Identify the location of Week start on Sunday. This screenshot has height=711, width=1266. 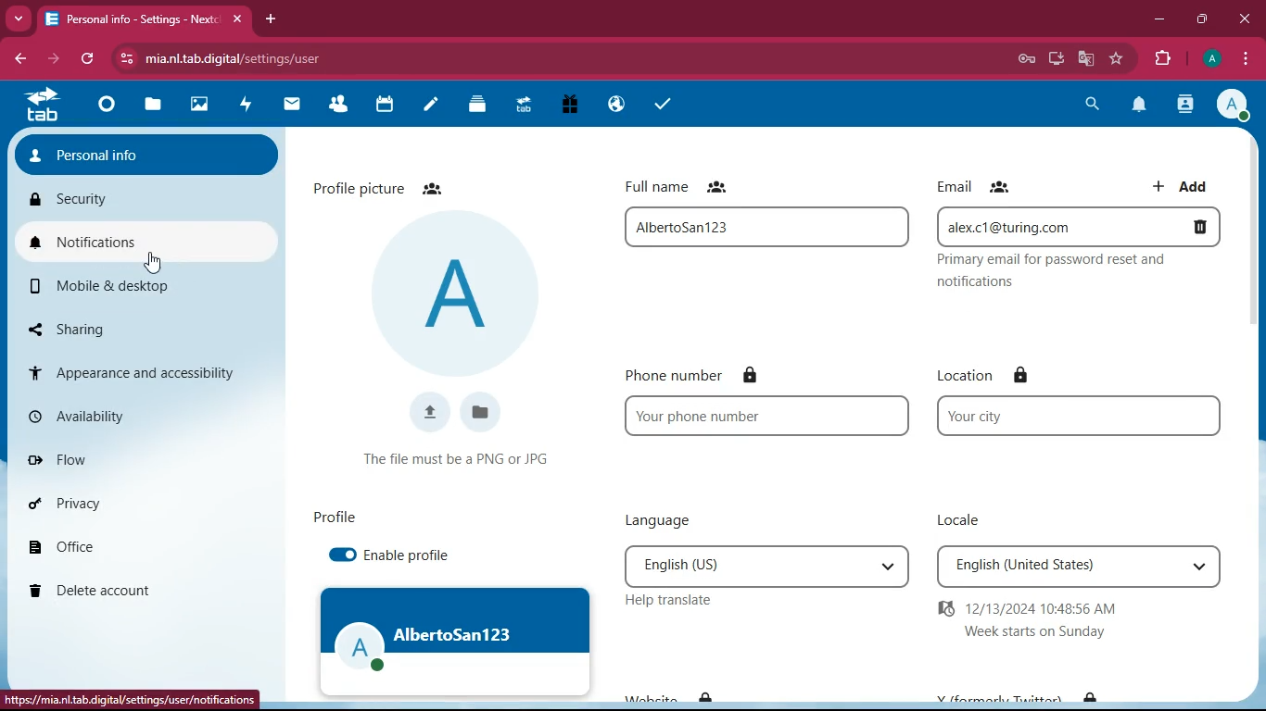
(1035, 634).